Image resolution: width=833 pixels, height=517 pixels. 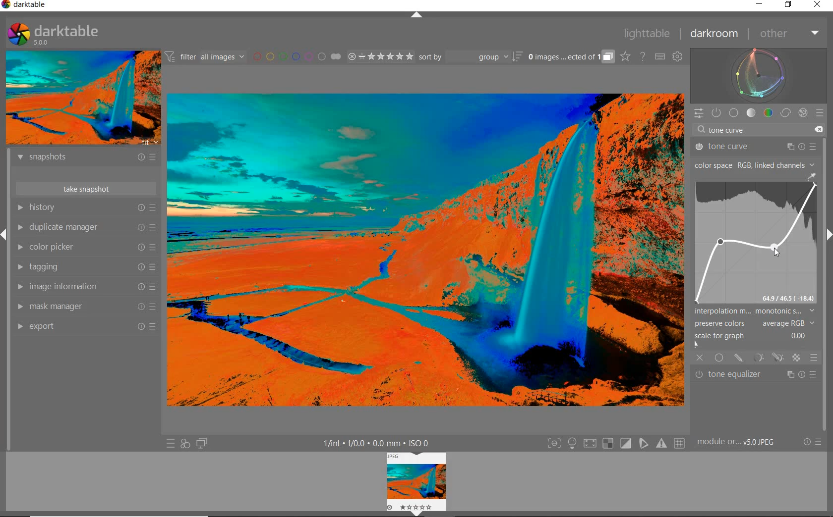 I want to click on SCALE FOR GRAPH, so click(x=752, y=341).